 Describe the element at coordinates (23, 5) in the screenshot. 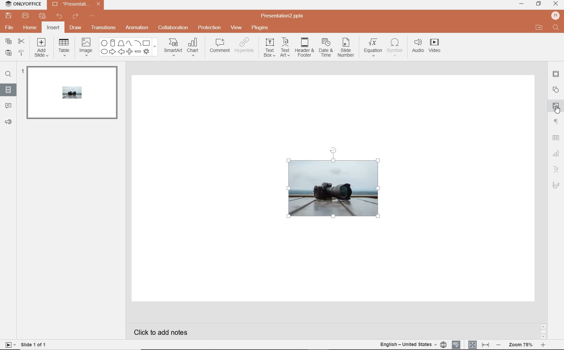

I see `ONLYOFFICE` at that location.